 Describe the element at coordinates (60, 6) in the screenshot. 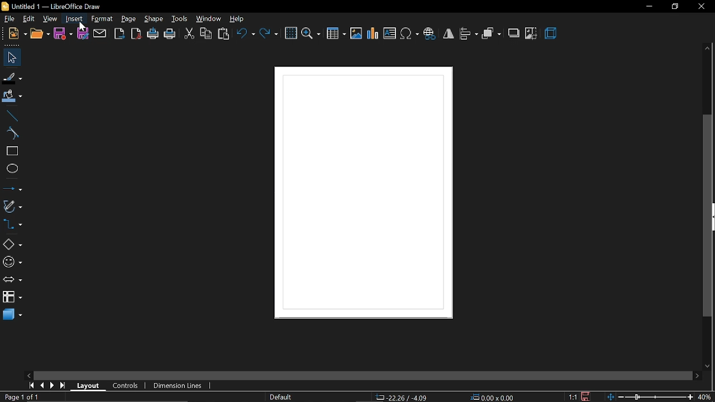

I see `untitled 1- libreoffice draw` at that location.